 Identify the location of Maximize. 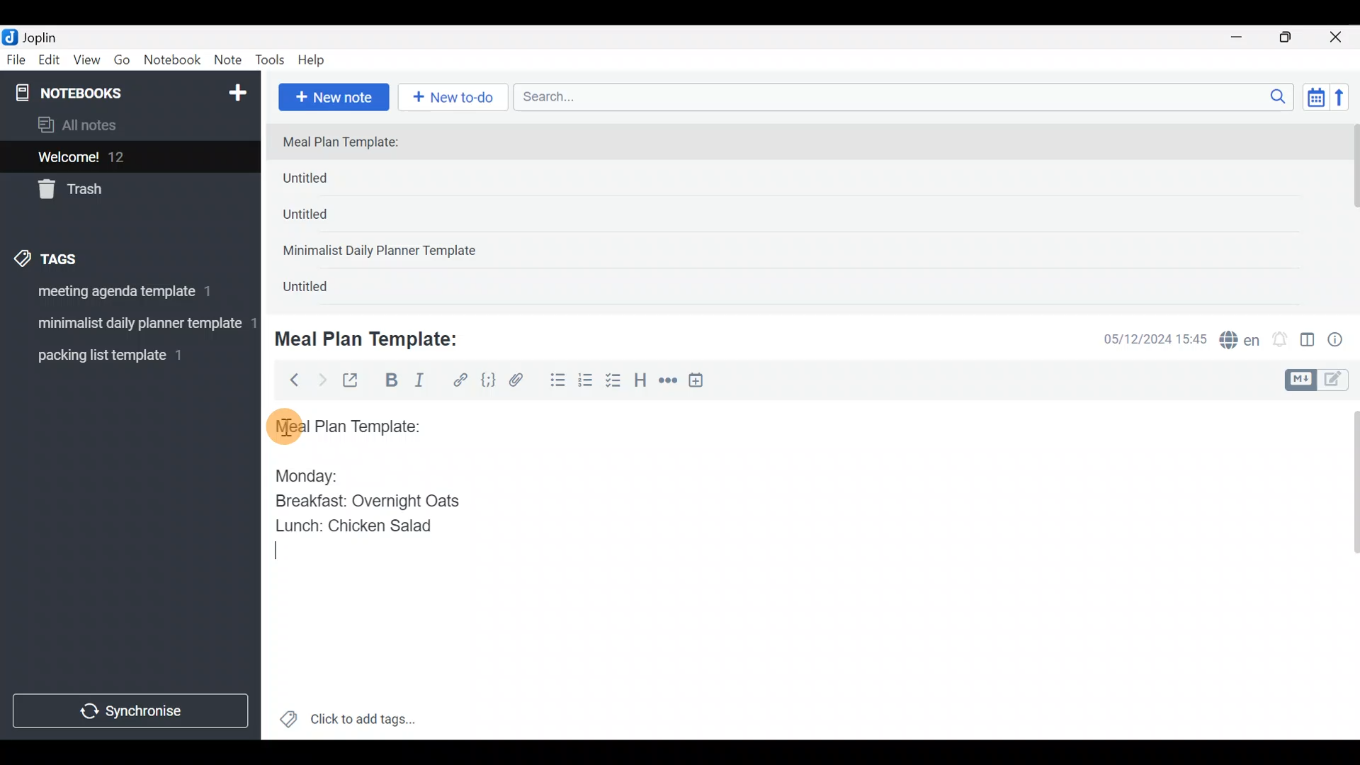
(1294, 38).